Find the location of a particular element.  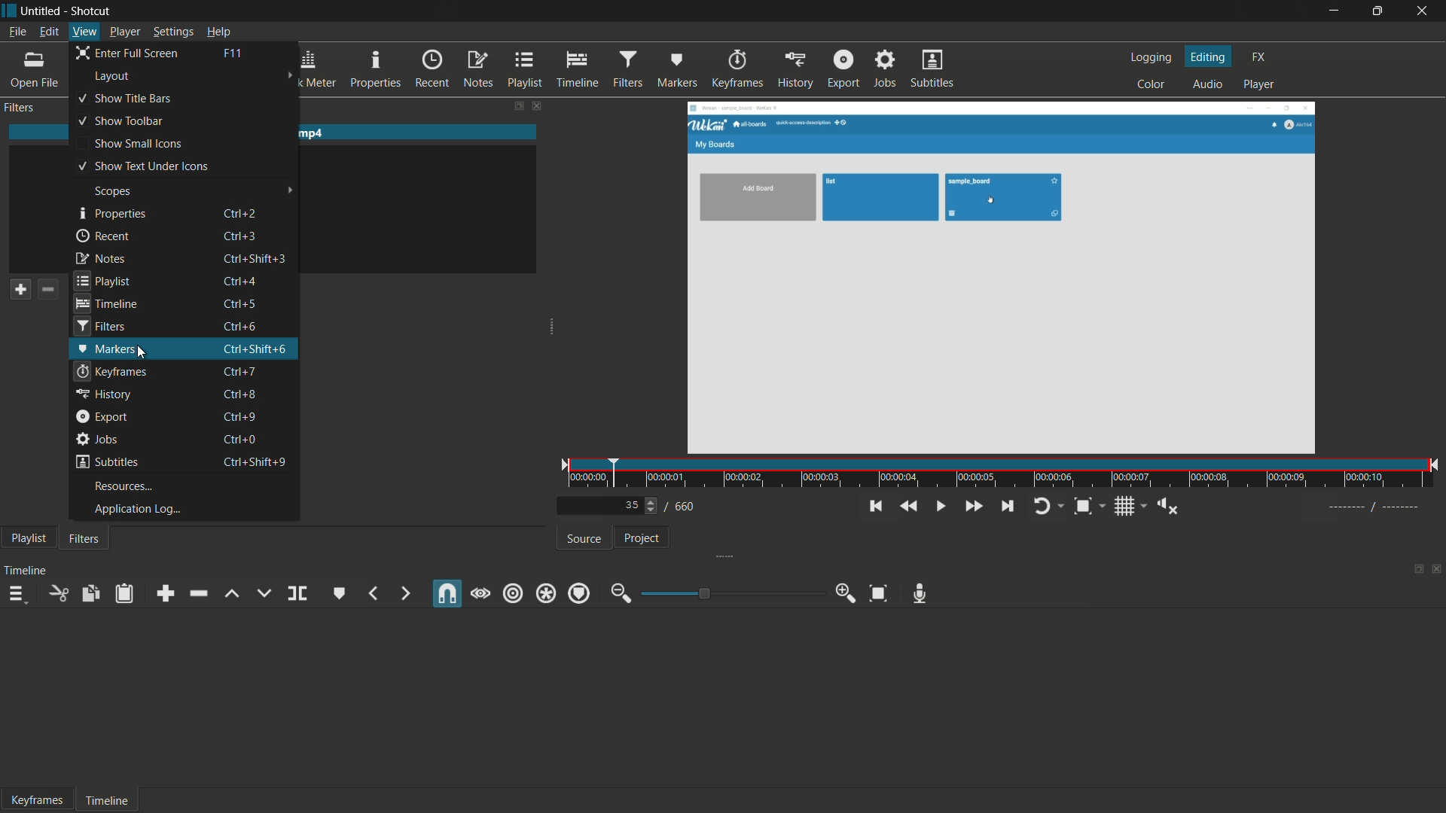

copy is located at coordinates (91, 593).